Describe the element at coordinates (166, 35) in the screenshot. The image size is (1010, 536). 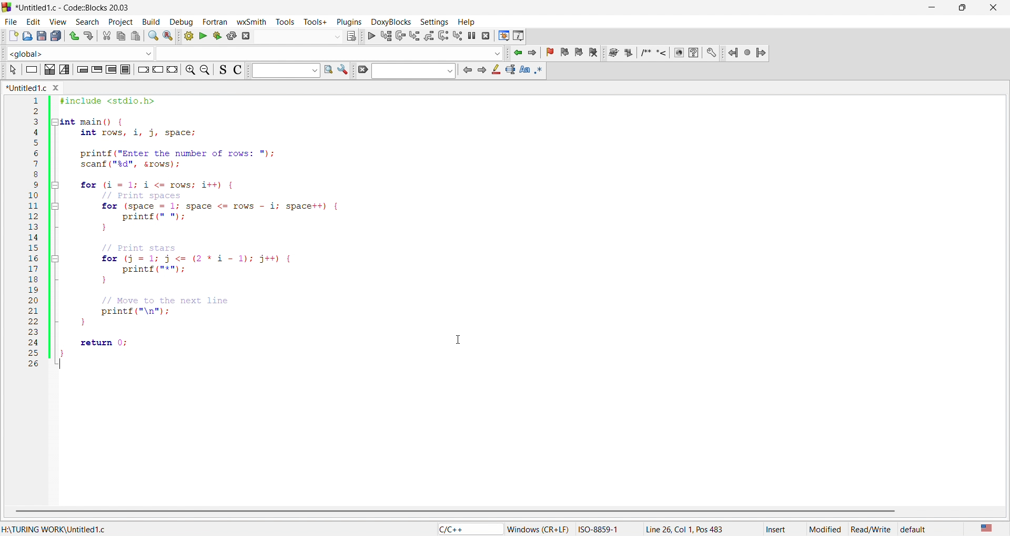
I see `replace` at that location.